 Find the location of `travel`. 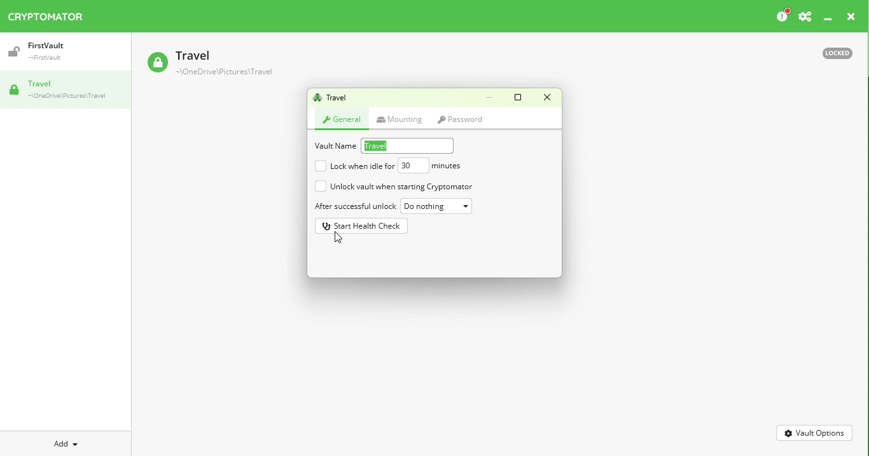

travel is located at coordinates (384, 145).